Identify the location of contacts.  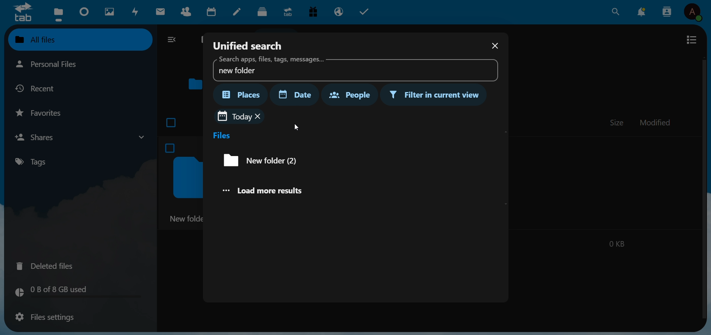
(667, 11).